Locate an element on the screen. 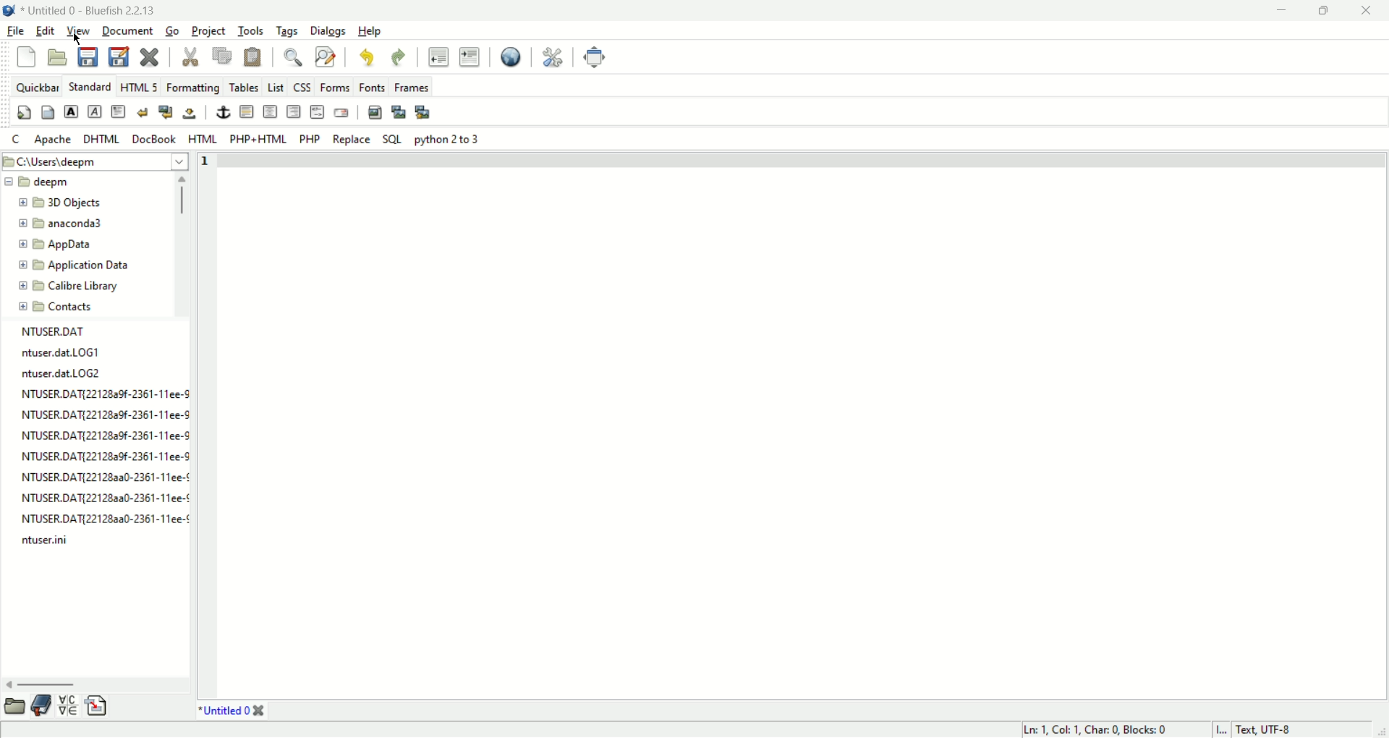 The width and height of the screenshot is (1389, 738). close is located at coordinates (1371, 9).